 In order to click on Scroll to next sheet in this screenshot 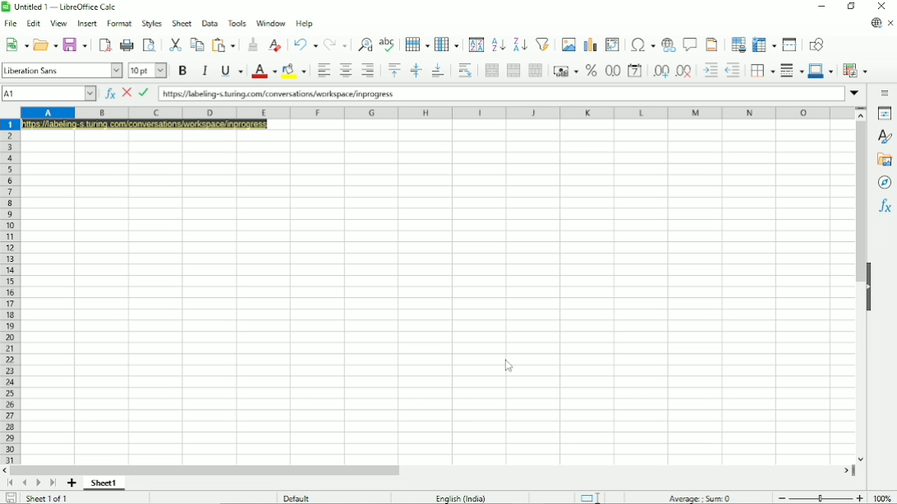, I will do `click(38, 484)`.